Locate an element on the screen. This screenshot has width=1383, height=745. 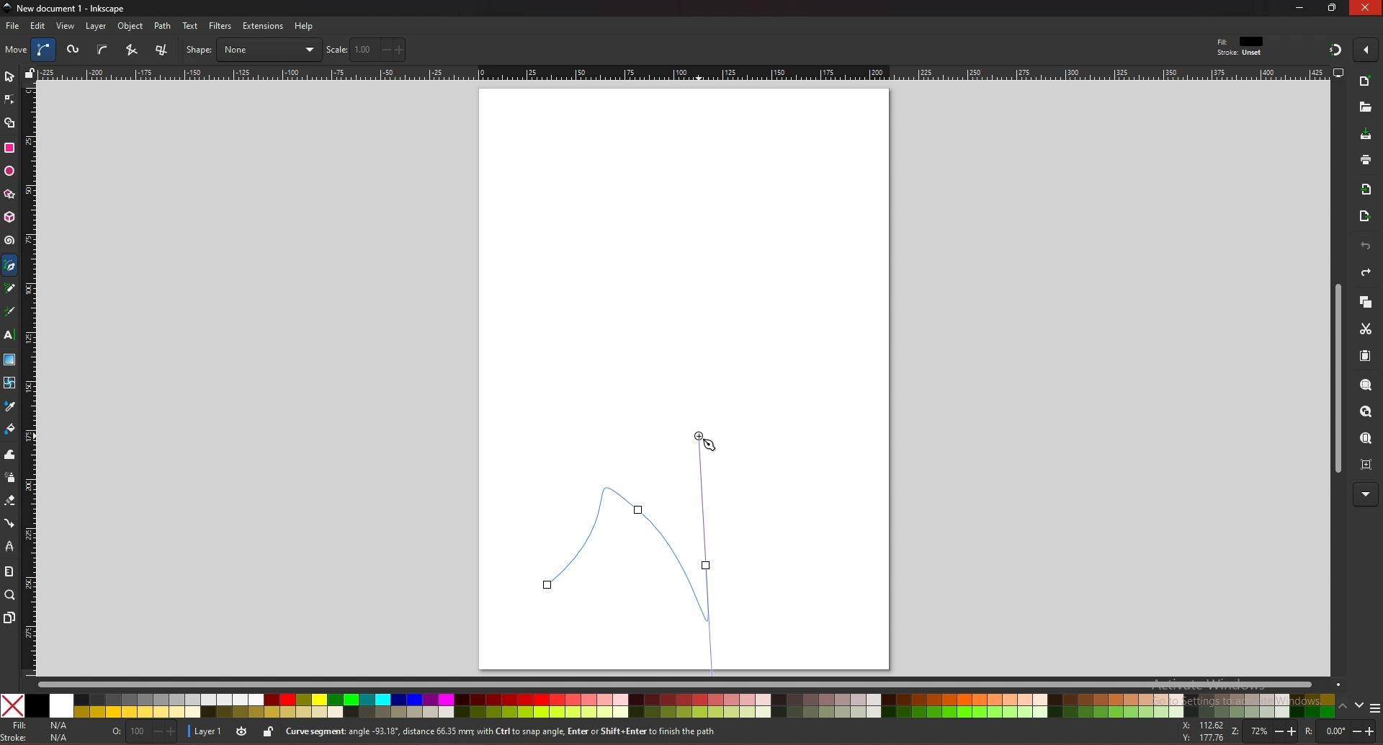
rotate is located at coordinates (1342, 731).